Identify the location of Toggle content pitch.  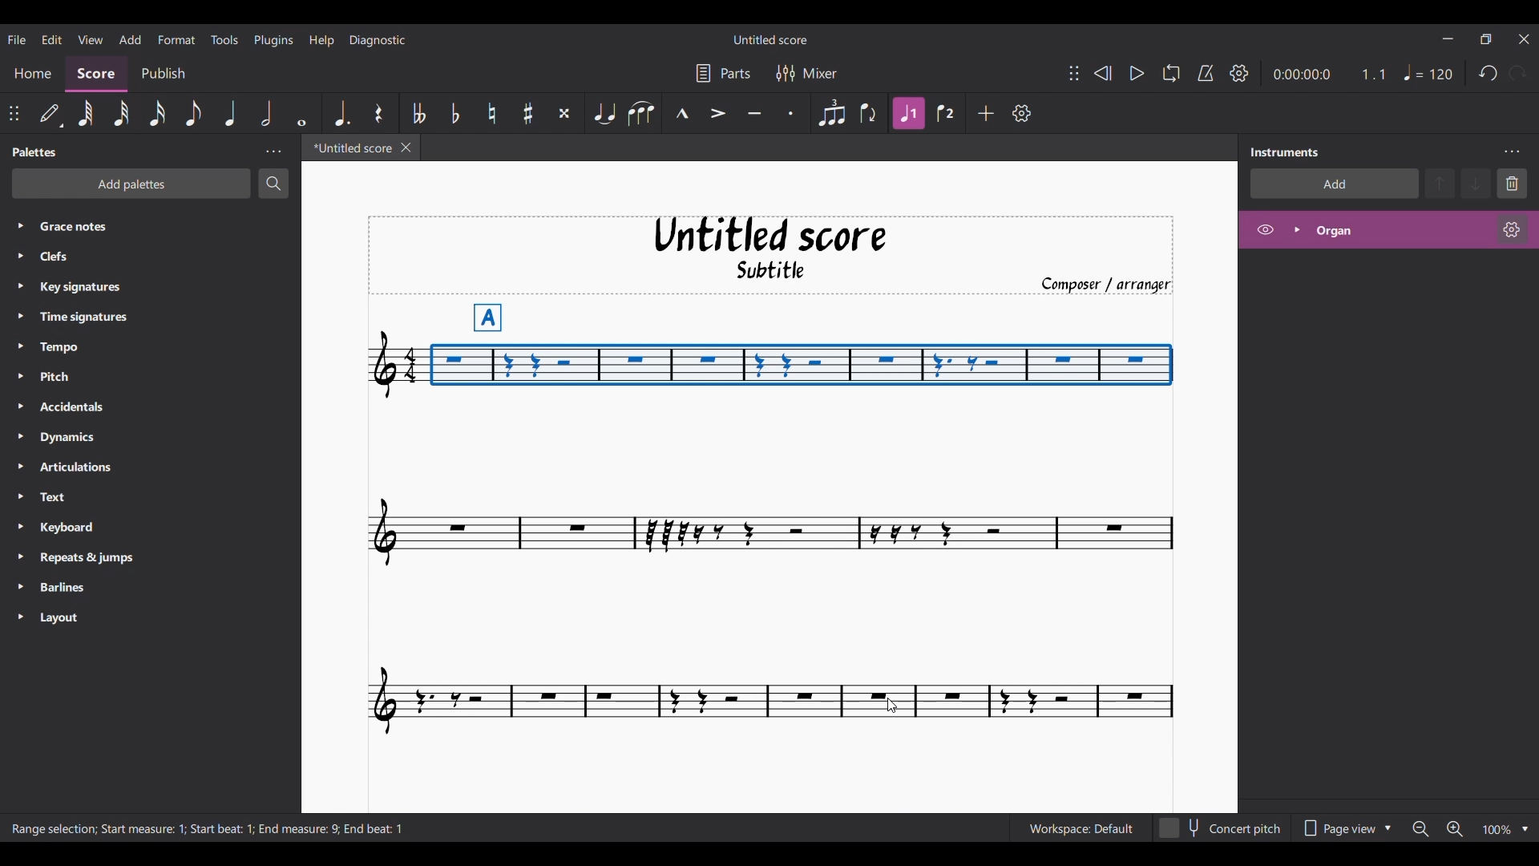
(1222, 828).